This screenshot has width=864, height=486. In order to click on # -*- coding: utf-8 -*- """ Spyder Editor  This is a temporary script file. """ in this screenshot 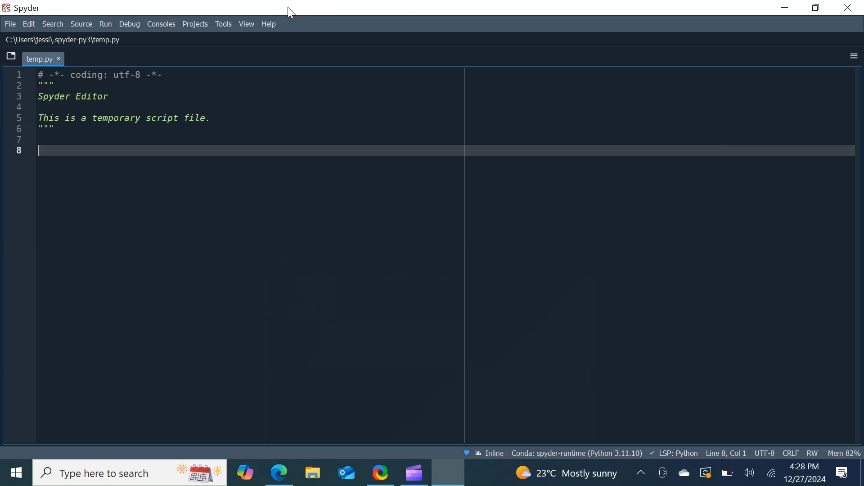, I will do `click(447, 254)`.